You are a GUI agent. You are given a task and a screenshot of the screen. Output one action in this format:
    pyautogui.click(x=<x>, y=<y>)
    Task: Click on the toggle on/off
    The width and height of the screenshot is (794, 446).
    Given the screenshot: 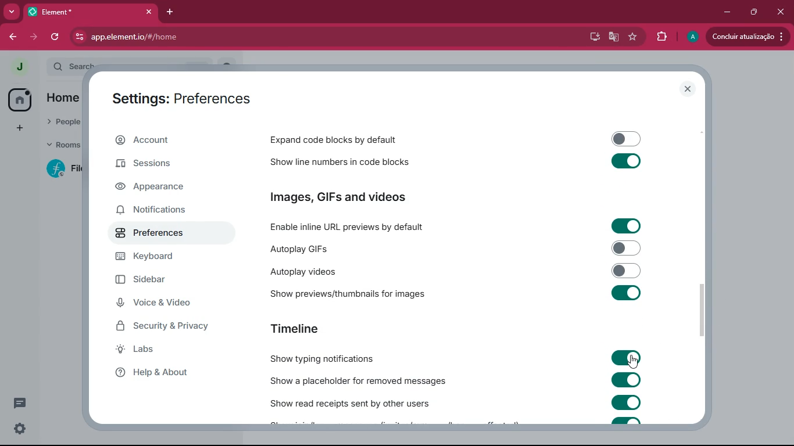 What is the action you would take?
    pyautogui.click(x=627, y=402)
    